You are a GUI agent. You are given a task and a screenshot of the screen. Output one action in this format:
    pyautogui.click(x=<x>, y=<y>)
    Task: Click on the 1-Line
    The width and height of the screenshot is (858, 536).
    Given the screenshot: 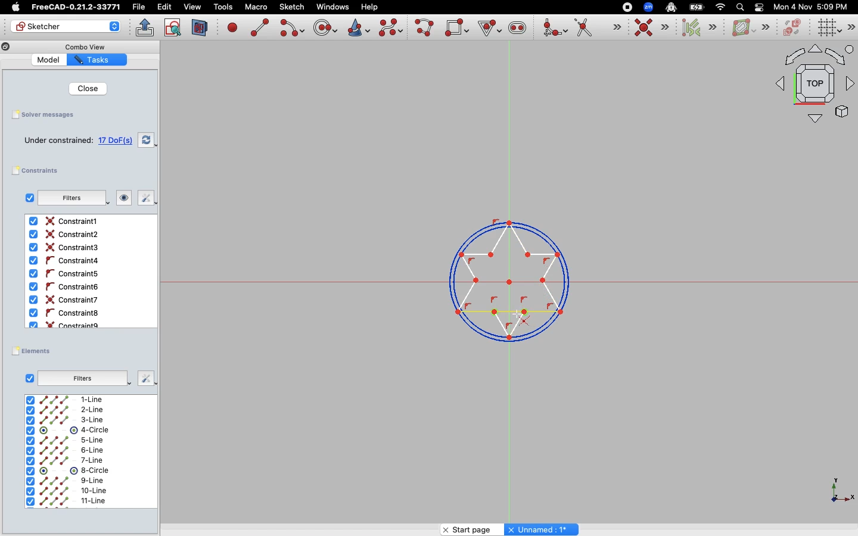 What is the action you would take?
    pyautogui.click(x=70, y=400)
    